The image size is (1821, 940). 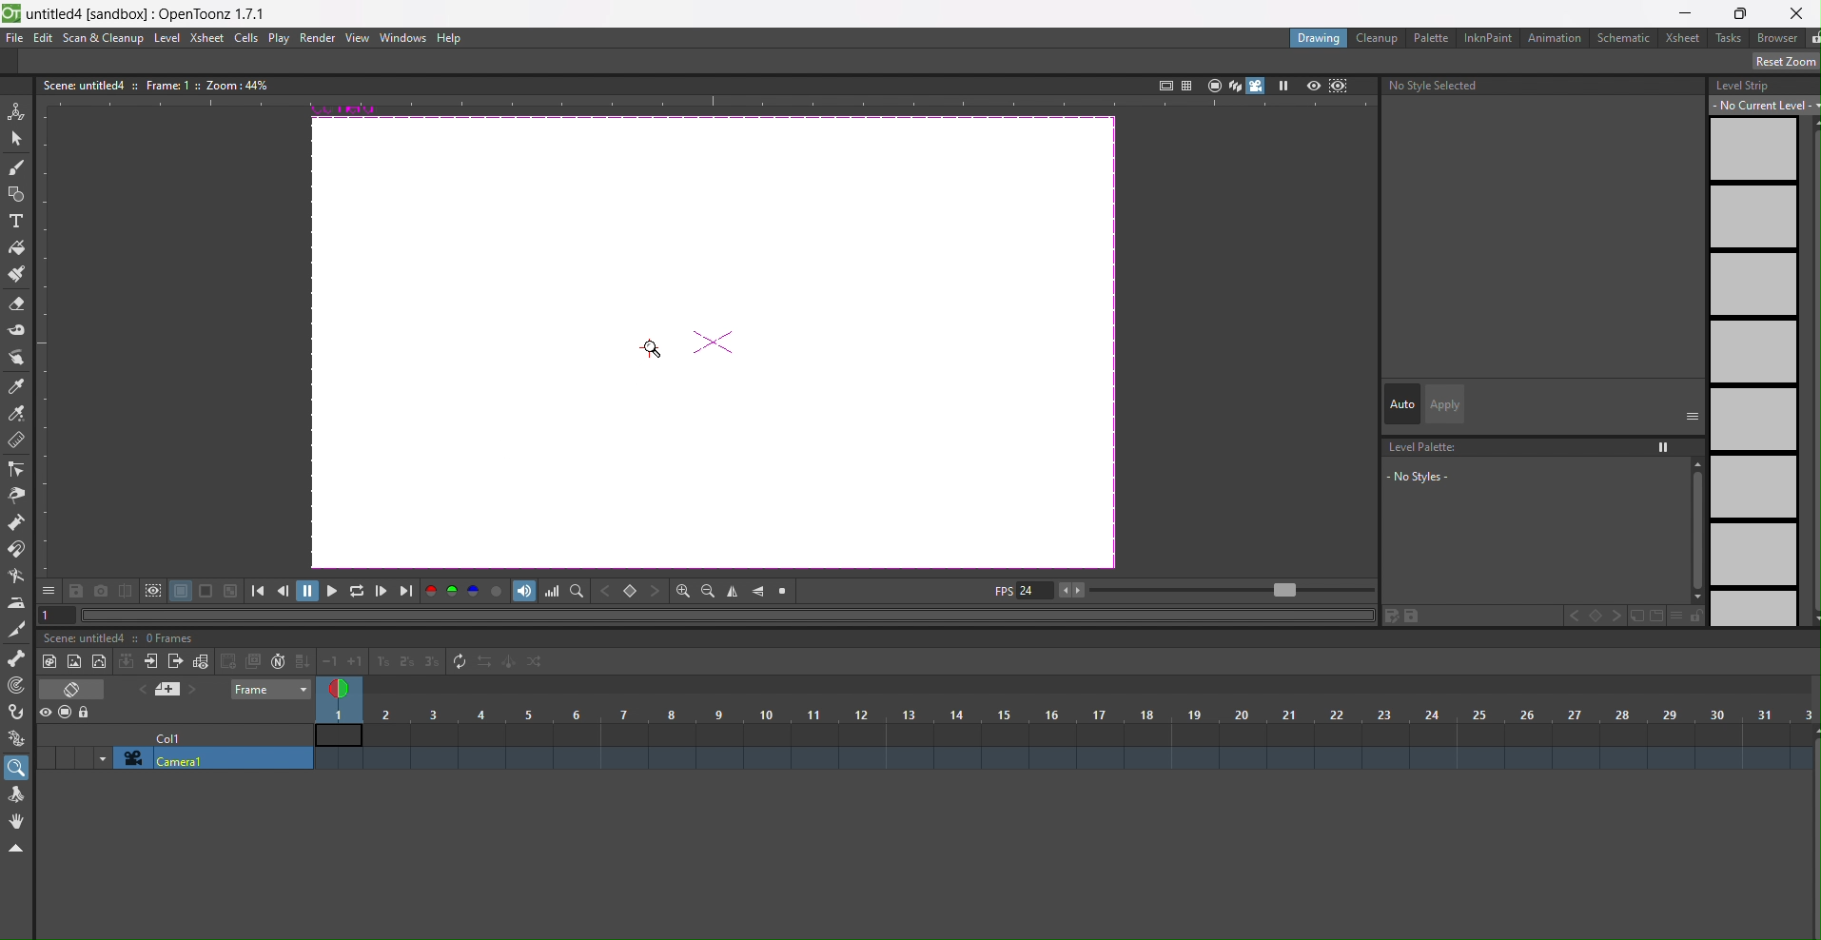 I want to click on auto, so click(x=1401, y=403).